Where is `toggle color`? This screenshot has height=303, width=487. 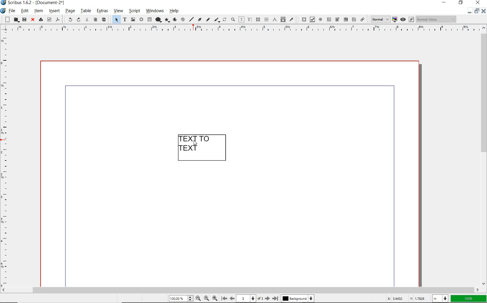
toggle color is located at coordinates (395, 19).